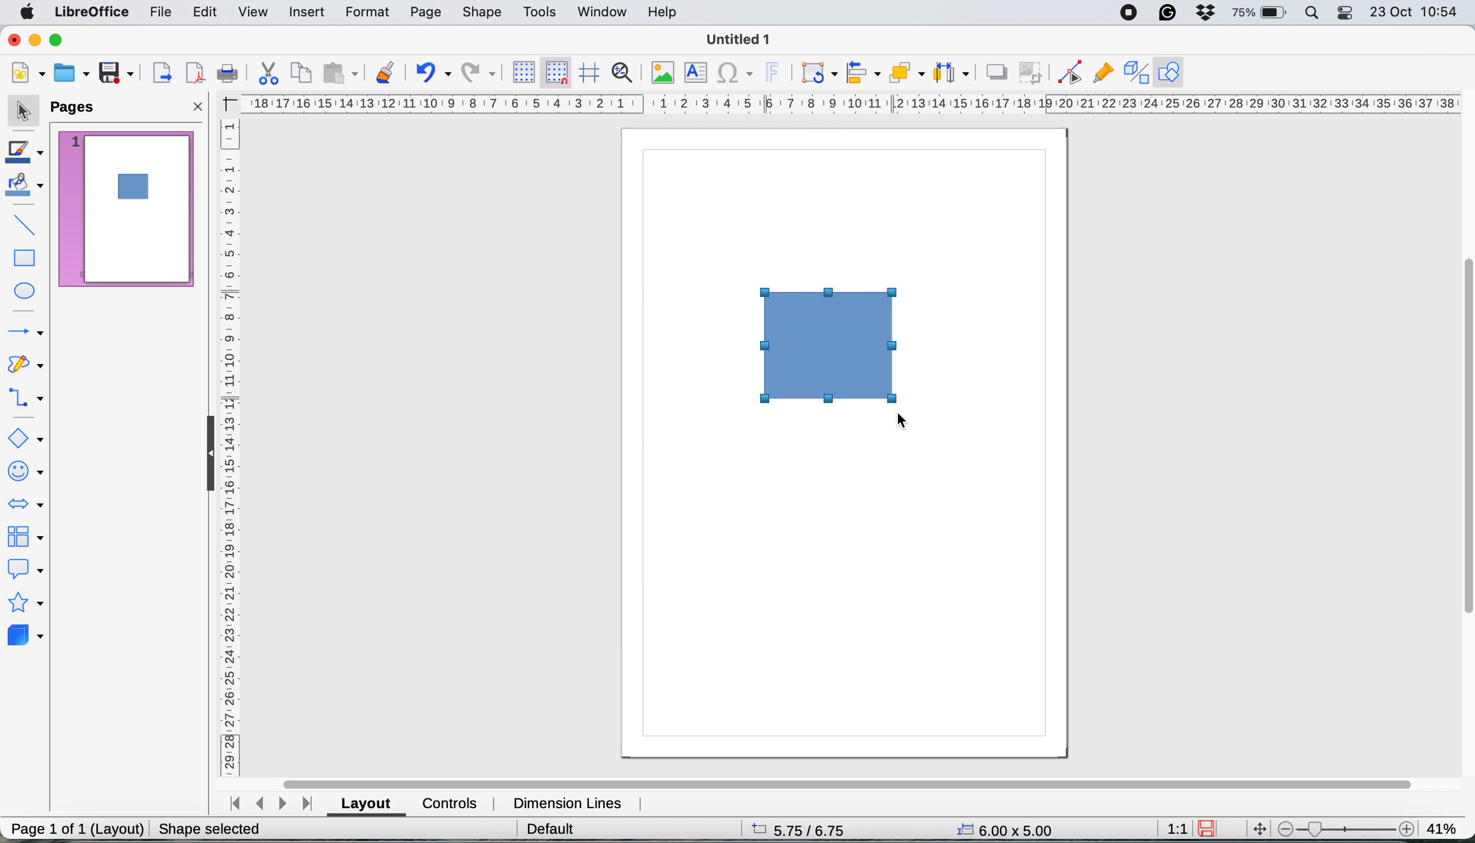 The image size is (1475, 843). Describe the element at coordinates (1261, 829) in the screenshot. I see `move` at that location.